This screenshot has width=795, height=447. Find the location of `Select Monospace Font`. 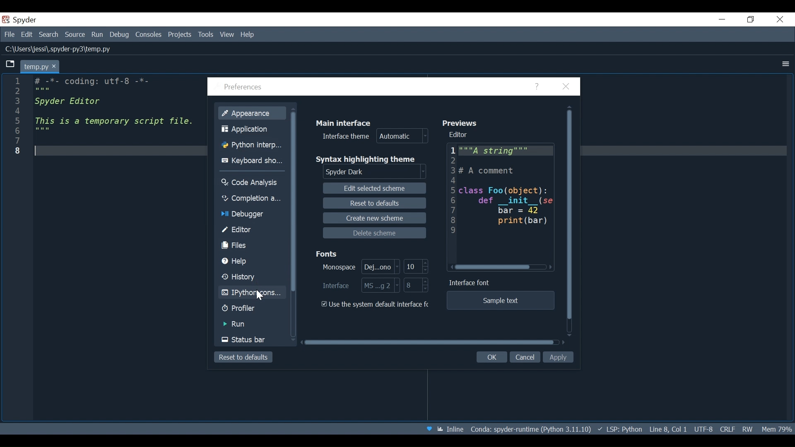

Select Monospace Font is located at coordinates (360, 267).